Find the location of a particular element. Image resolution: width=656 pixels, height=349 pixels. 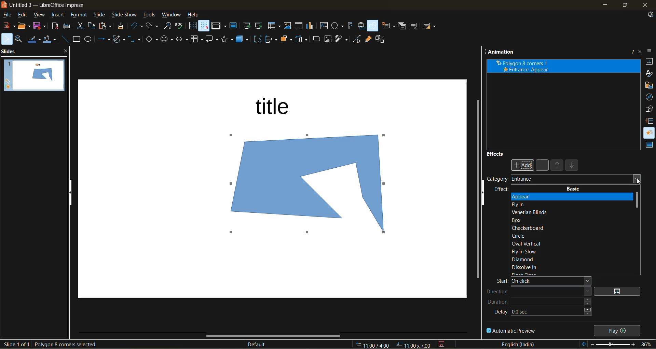

fly in is located at coordinates (534, 205).